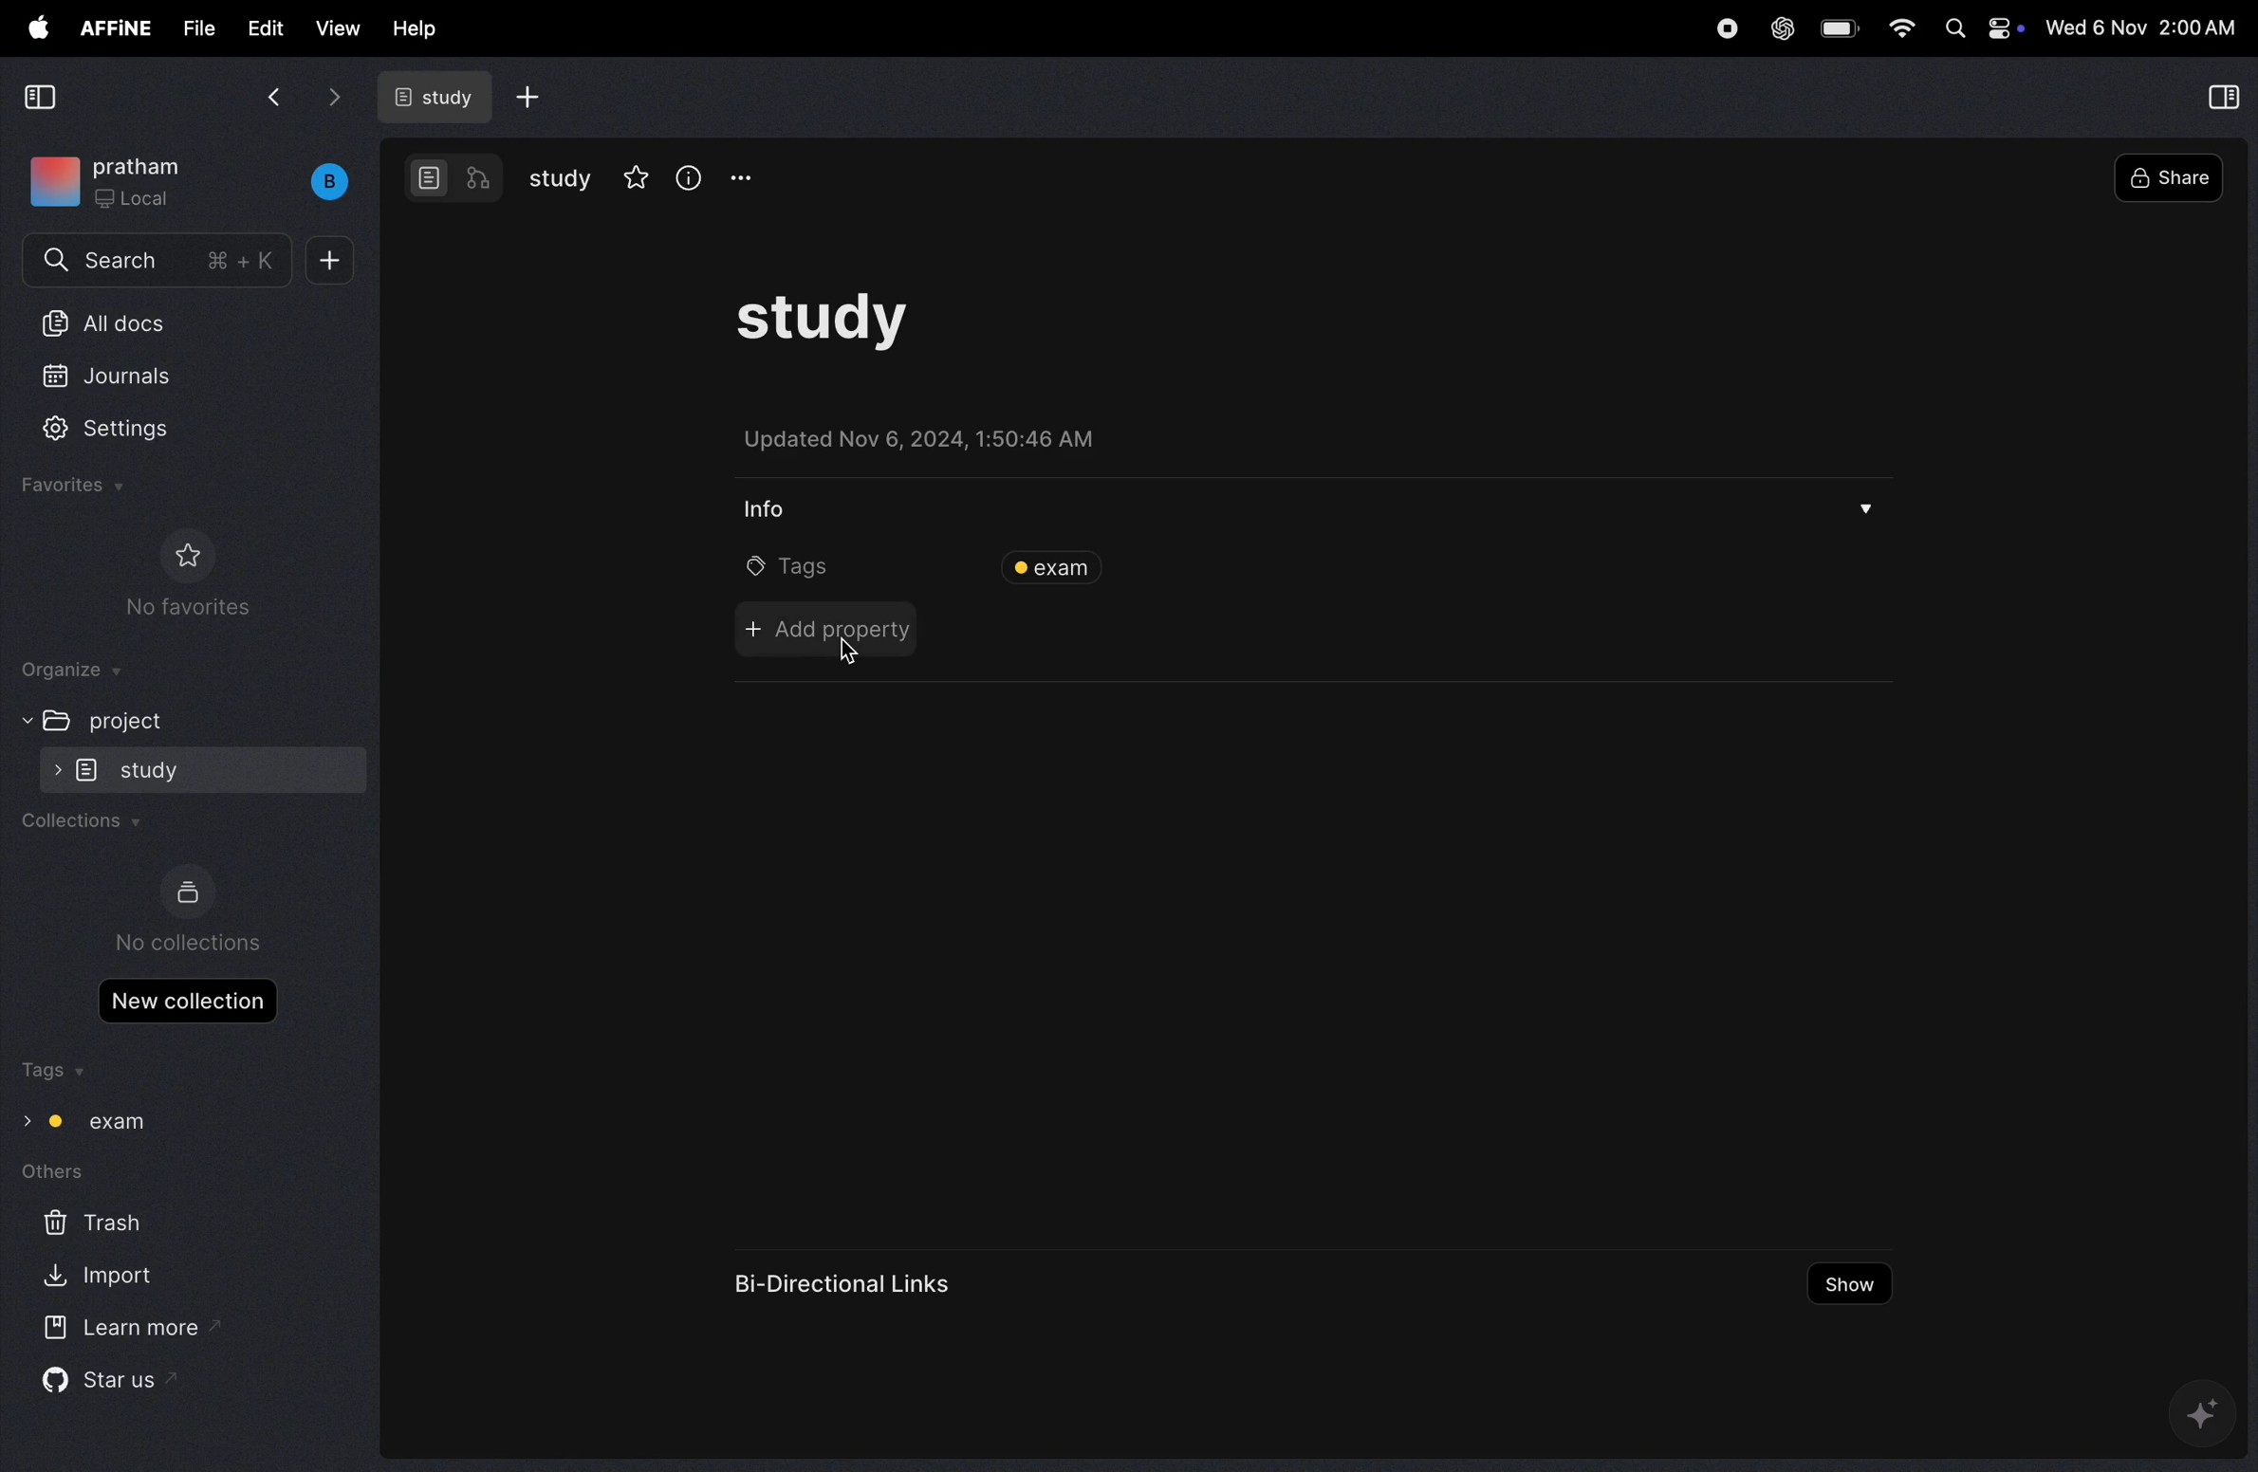  Describe the element at coordinates (450, 178) in the screenshot. I see `modes` at that location.